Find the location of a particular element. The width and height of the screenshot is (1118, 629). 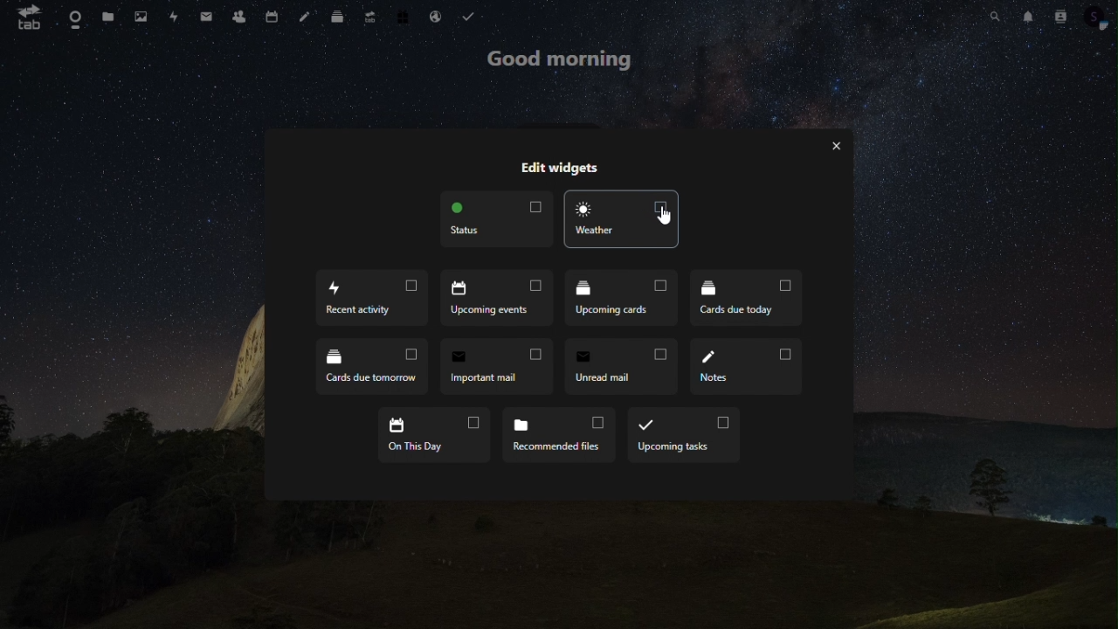

recommended files is located at coordinates (565, 430).